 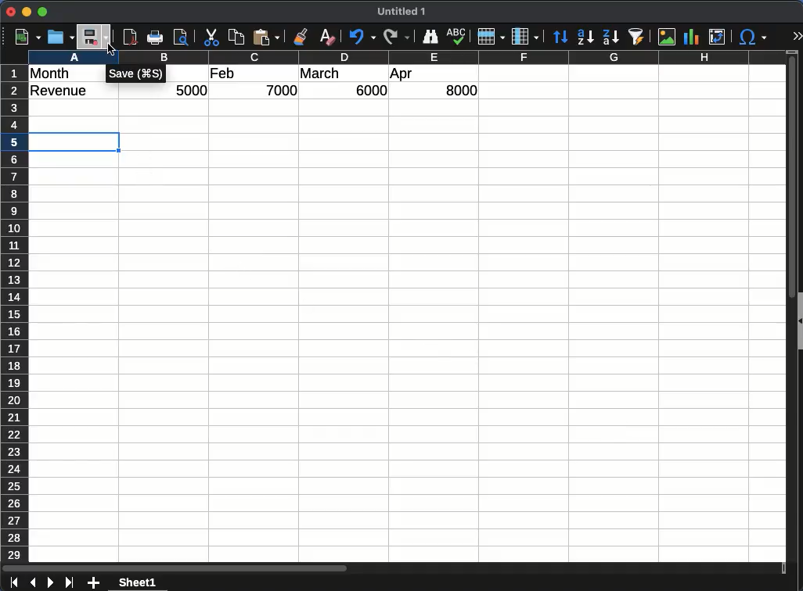 I want to click on march, so click(x=320, y=73).